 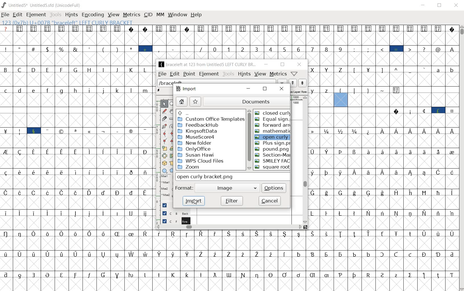 I want to click on braceleft at 123 from Untitled5 LEFT CURLY BR..., so click(x=208, y=64).